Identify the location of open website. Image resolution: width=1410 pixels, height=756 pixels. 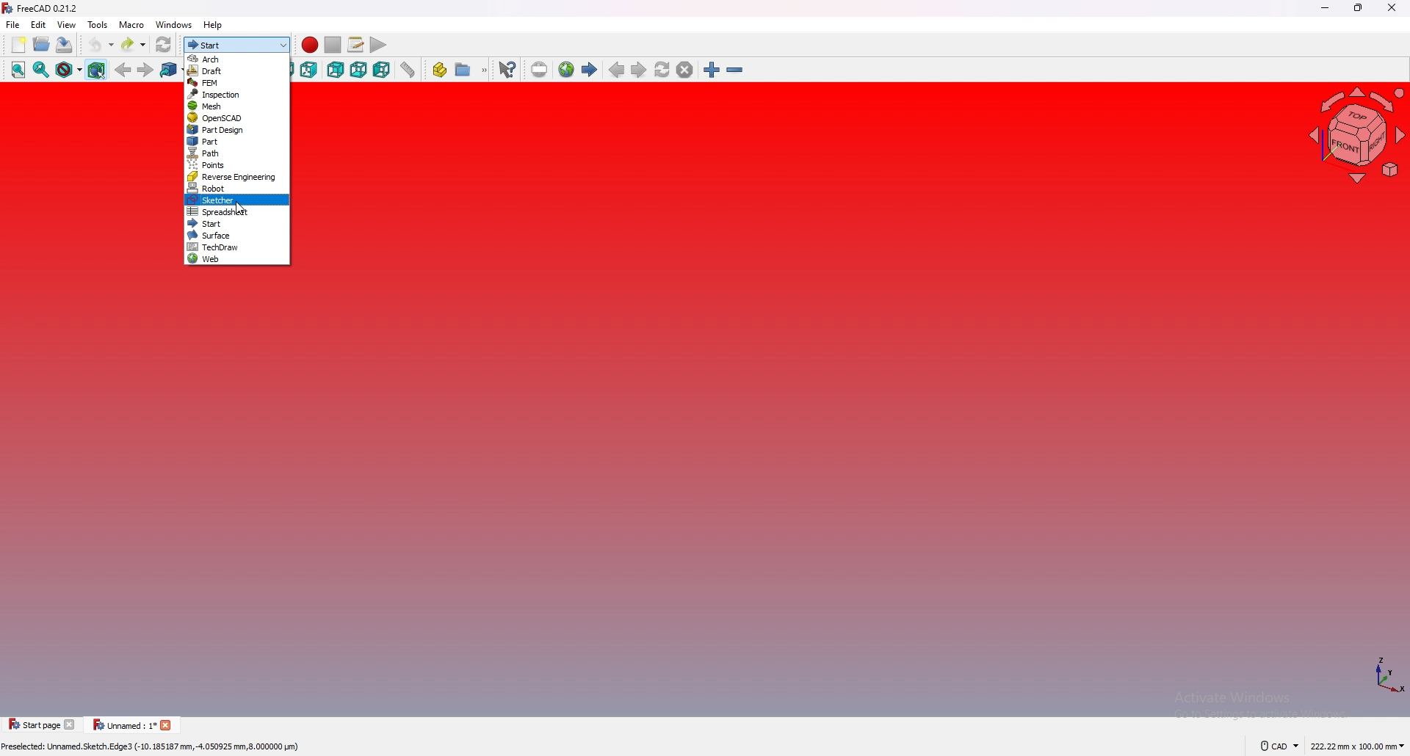
(567, 69).